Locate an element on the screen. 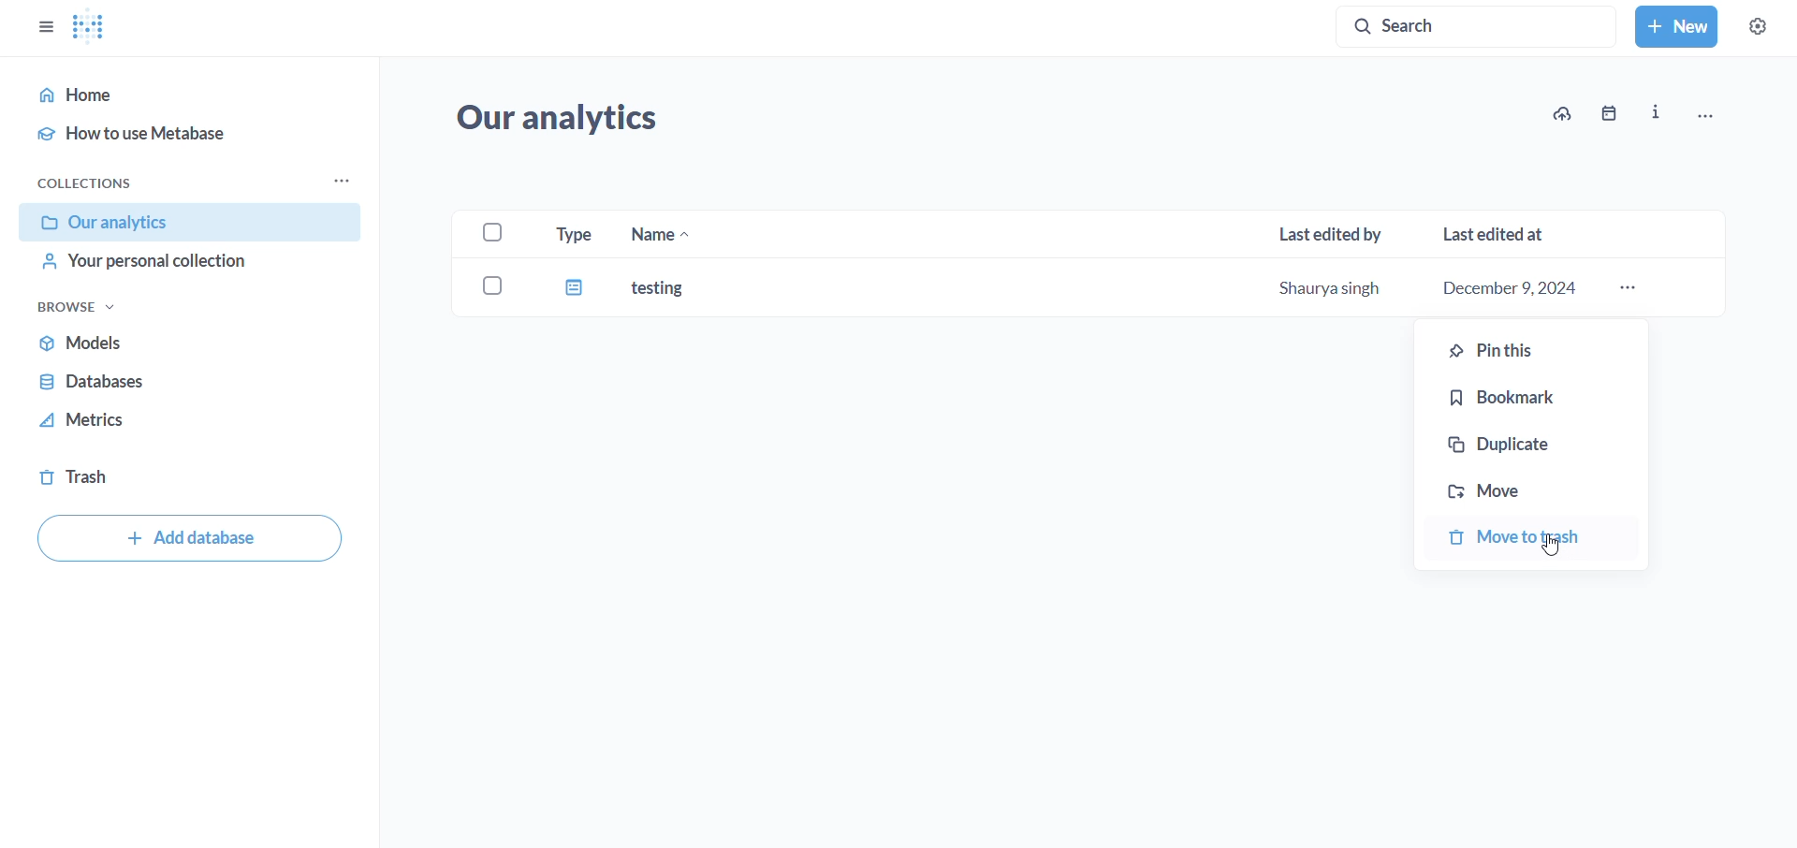 The height and width of the screenshot is (848, 1797). move to trash is located at coordinates (1535, 536).